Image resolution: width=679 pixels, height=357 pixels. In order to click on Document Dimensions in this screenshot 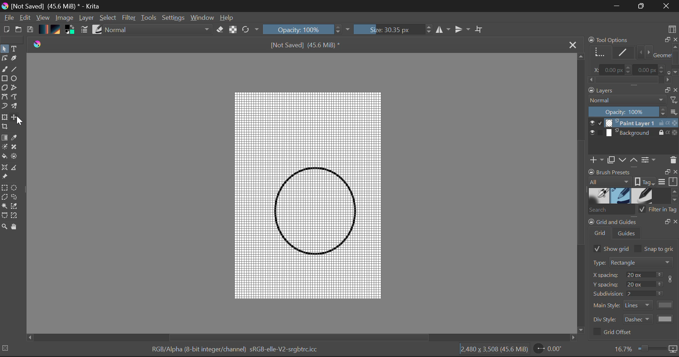, I will do `click(494, 351)`.